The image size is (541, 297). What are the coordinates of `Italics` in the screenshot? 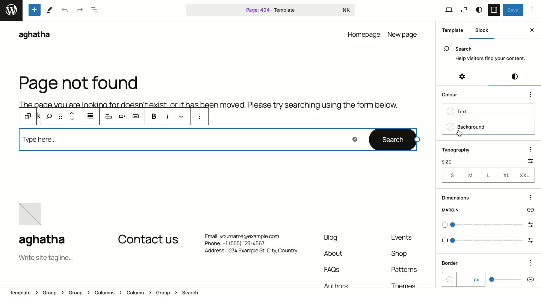 It's located at (168, 116).